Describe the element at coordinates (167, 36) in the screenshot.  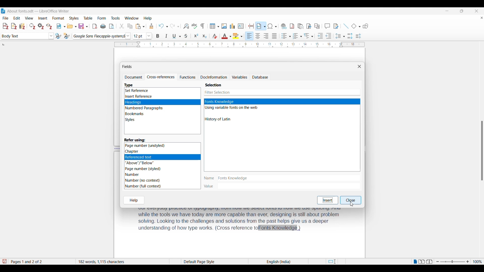
I see `Italics` at that location.